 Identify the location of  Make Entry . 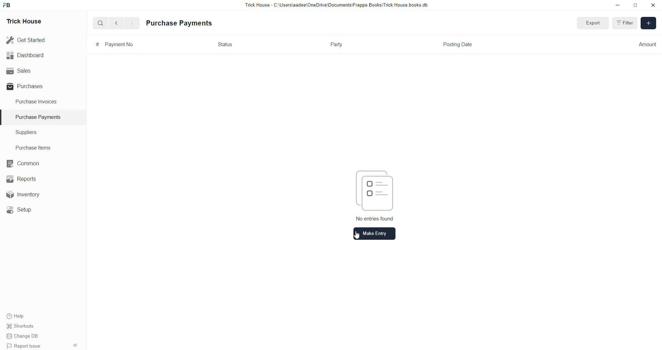
(375, 234).